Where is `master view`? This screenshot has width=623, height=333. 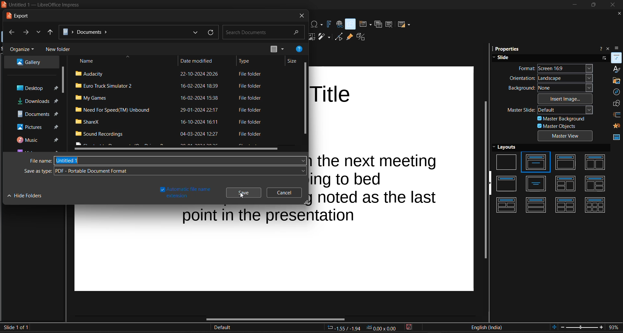 master view is located at coordinates (566, 136).